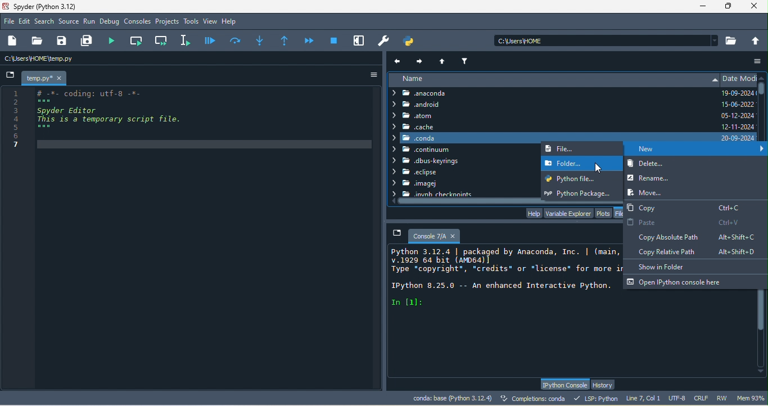  I want to click on maximize, so click(729, 6).